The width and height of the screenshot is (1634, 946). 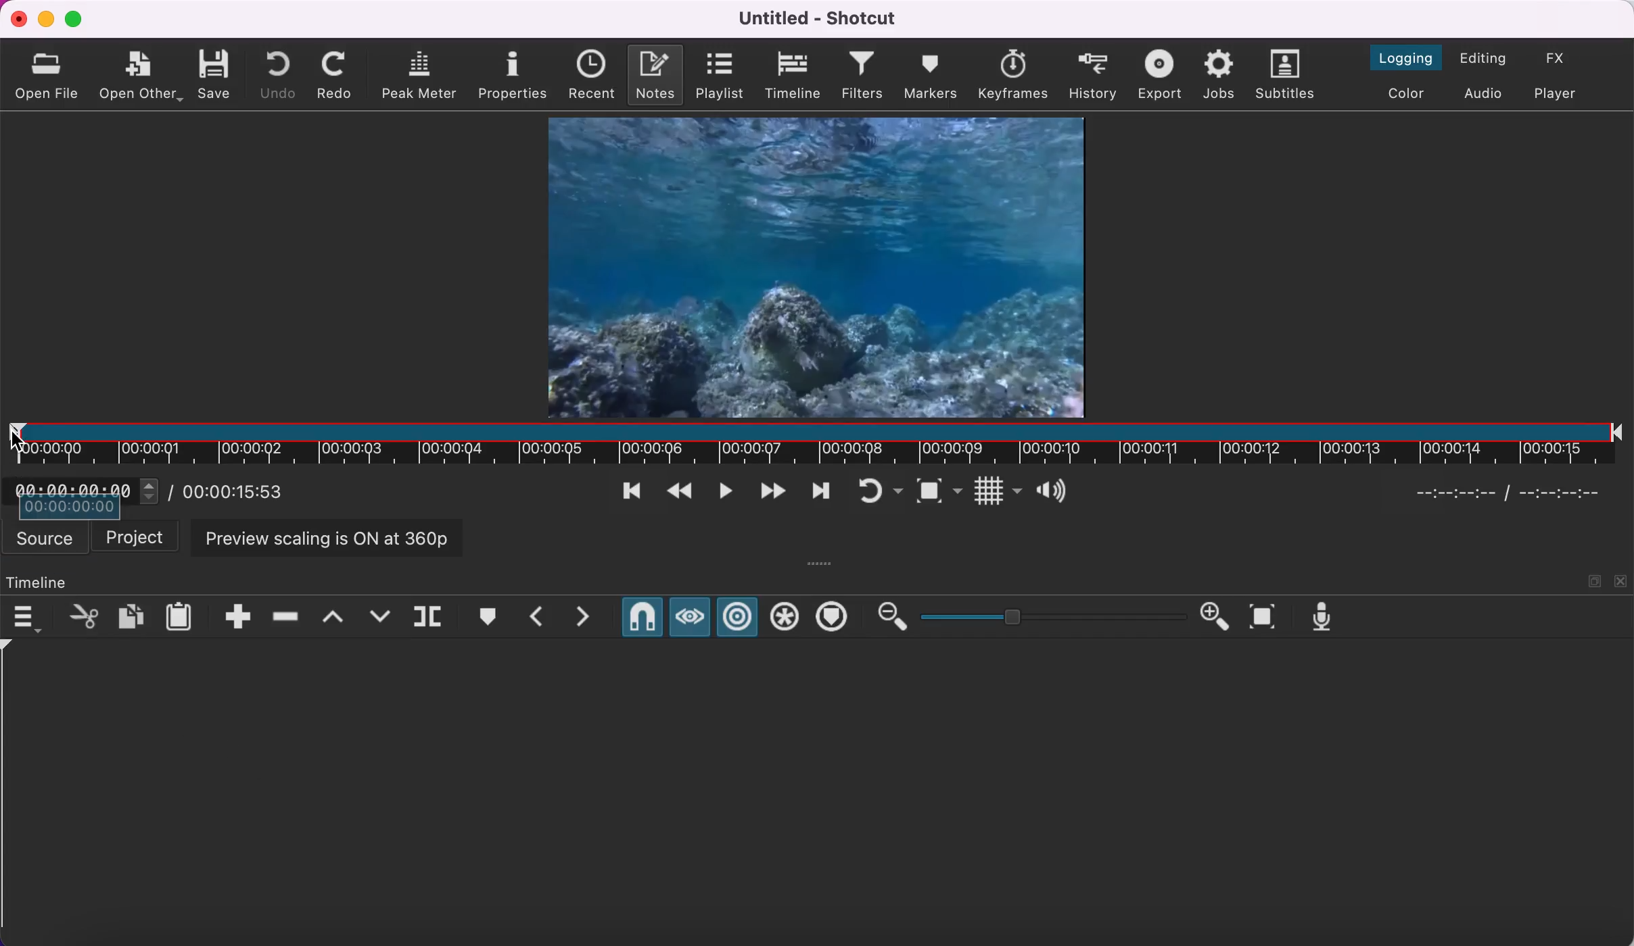 I want to click on open file, so click(x=50, y=72).